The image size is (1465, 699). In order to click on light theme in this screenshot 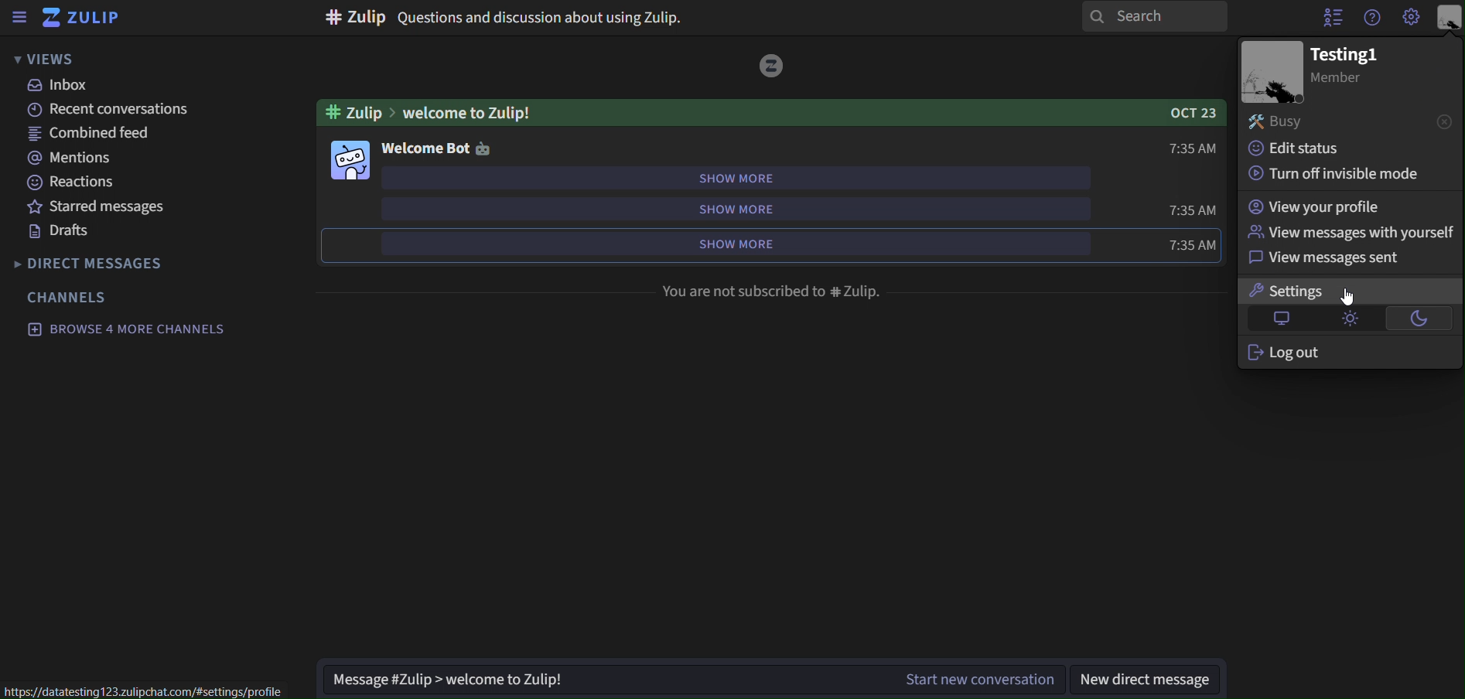, I will do `click(1354, 320)`.